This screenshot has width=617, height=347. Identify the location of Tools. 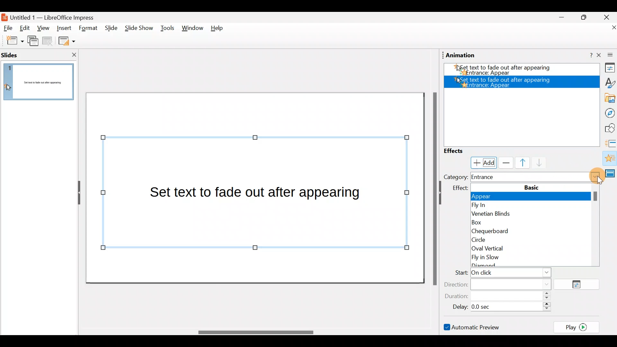
(167, 29).